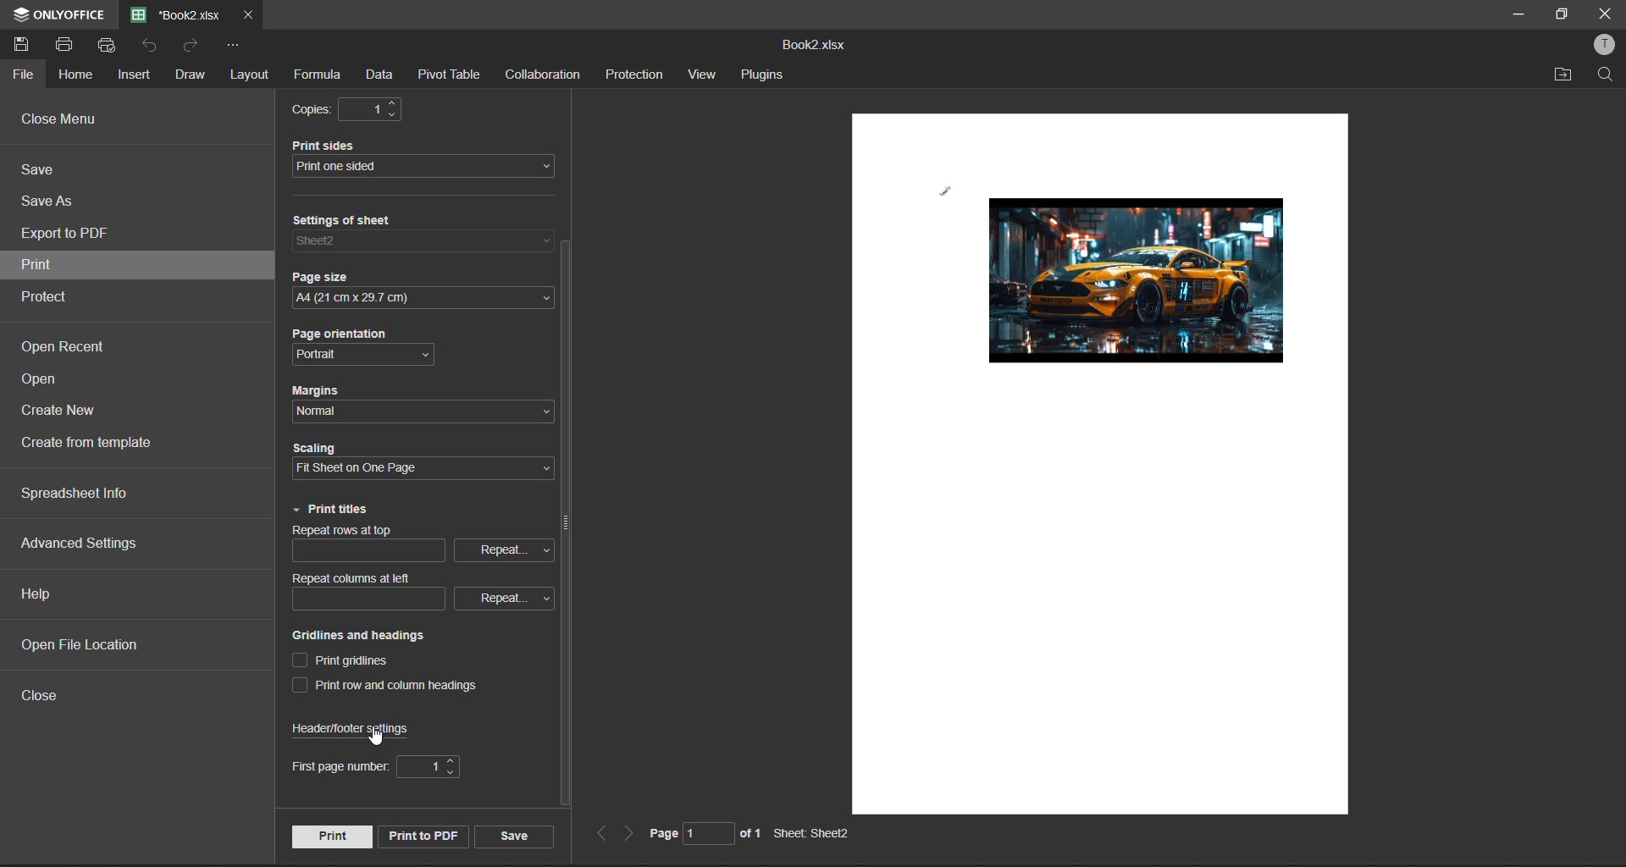  I want to click on page orientation, so click(370, 346).